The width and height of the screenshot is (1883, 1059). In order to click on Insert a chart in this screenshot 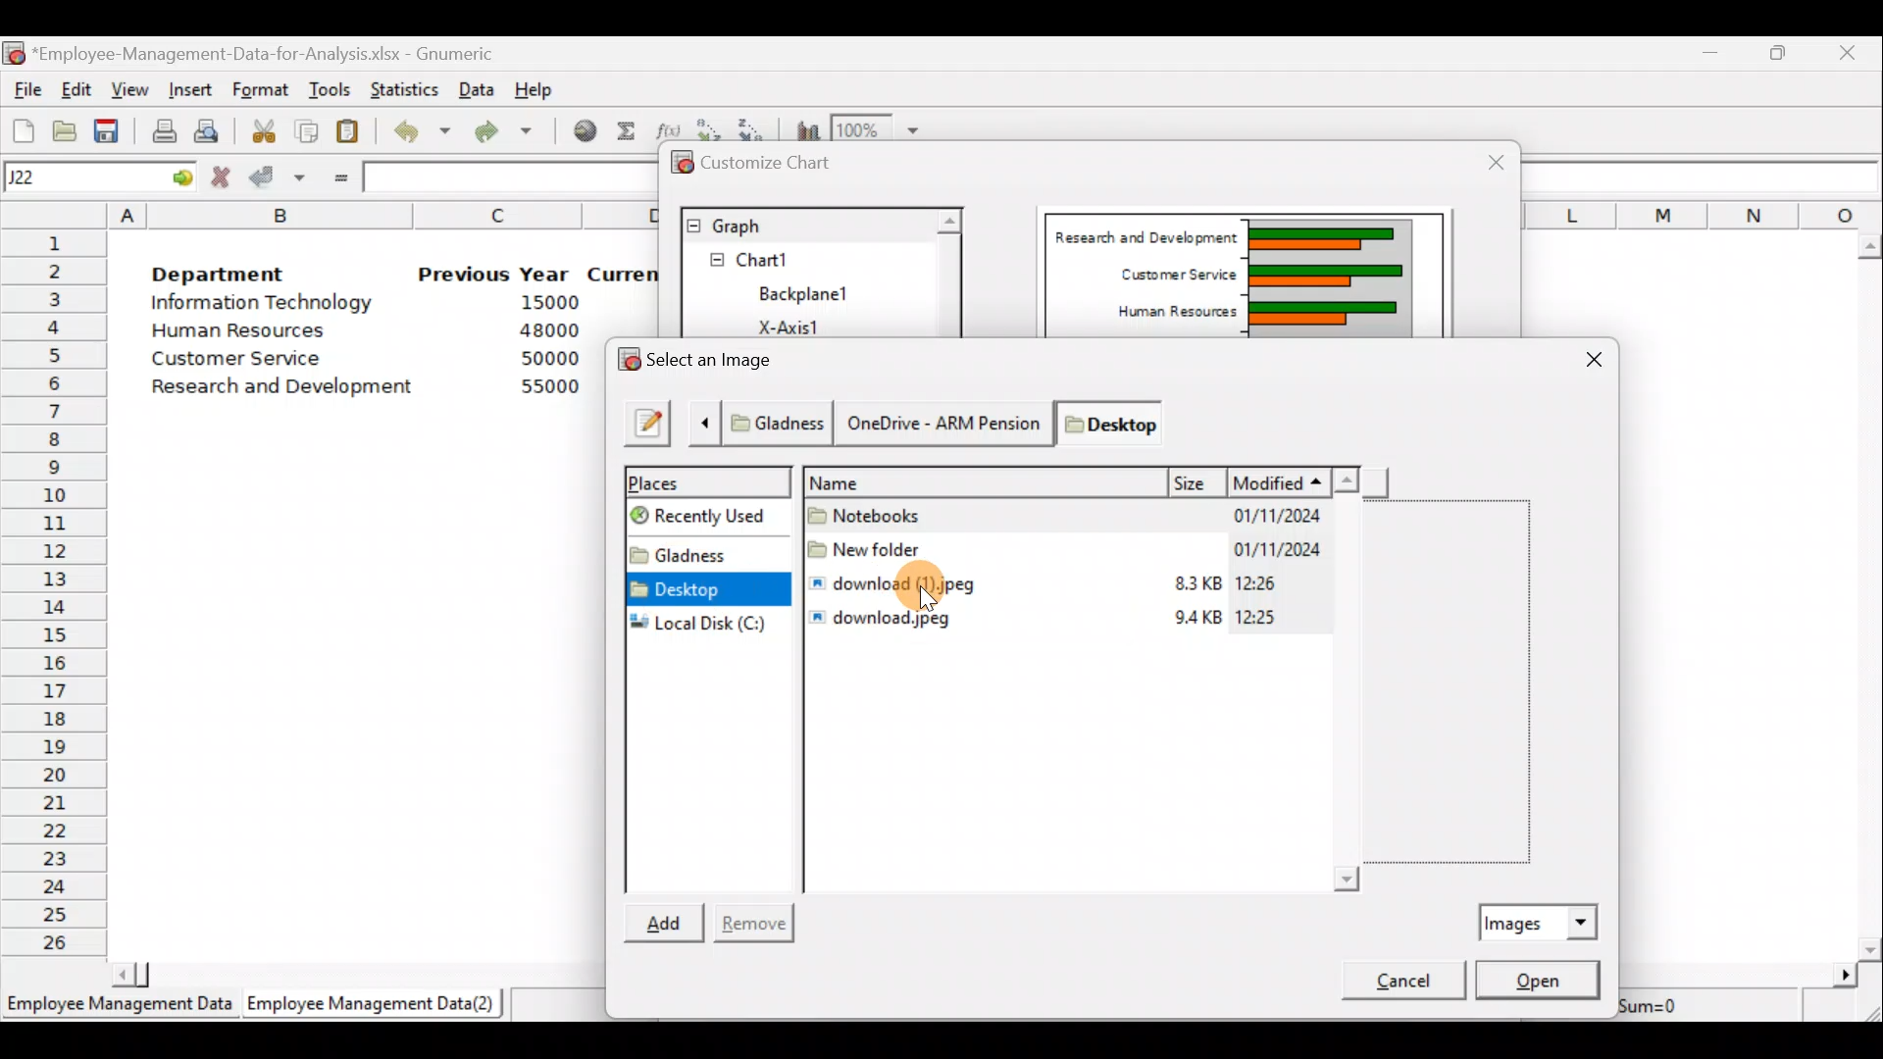, I will do `click(804, 127)`.